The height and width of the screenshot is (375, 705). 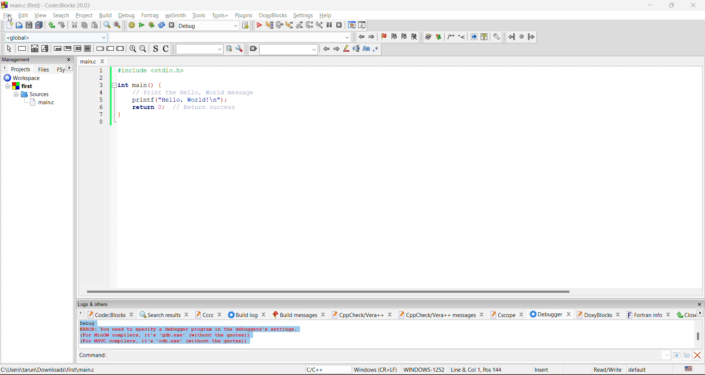 I want to click on code:blocks, so click(x=106, y=314).